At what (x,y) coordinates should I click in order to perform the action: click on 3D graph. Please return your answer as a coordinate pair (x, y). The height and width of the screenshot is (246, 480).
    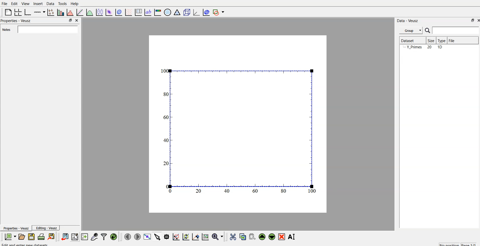
    Looking at the image, I should click on (196, 12).